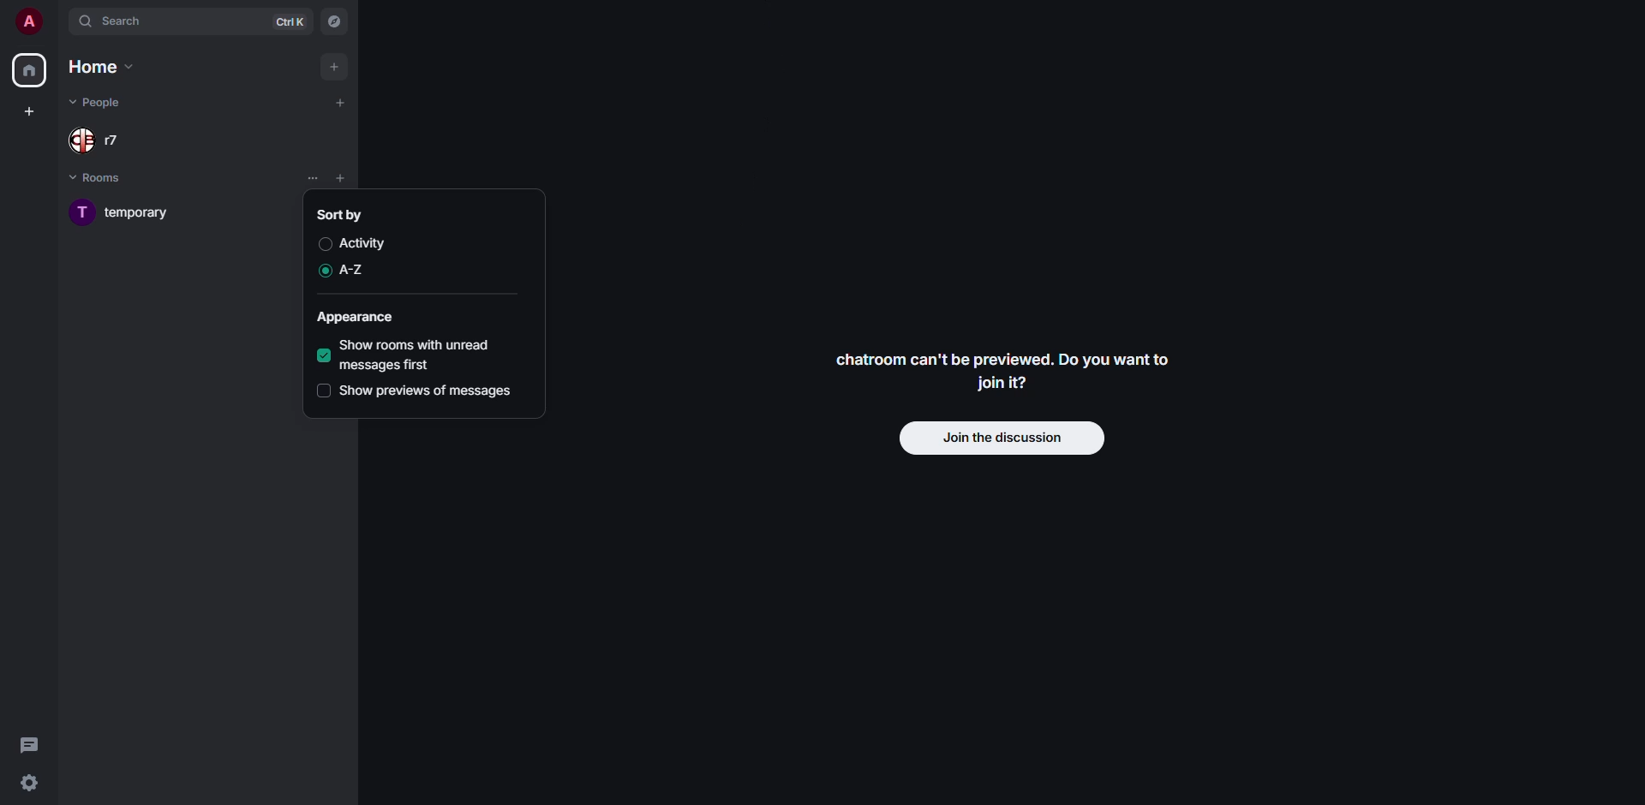  Describe the element at coordinates (340, 101) in the screenshot. I see `add` at that location.